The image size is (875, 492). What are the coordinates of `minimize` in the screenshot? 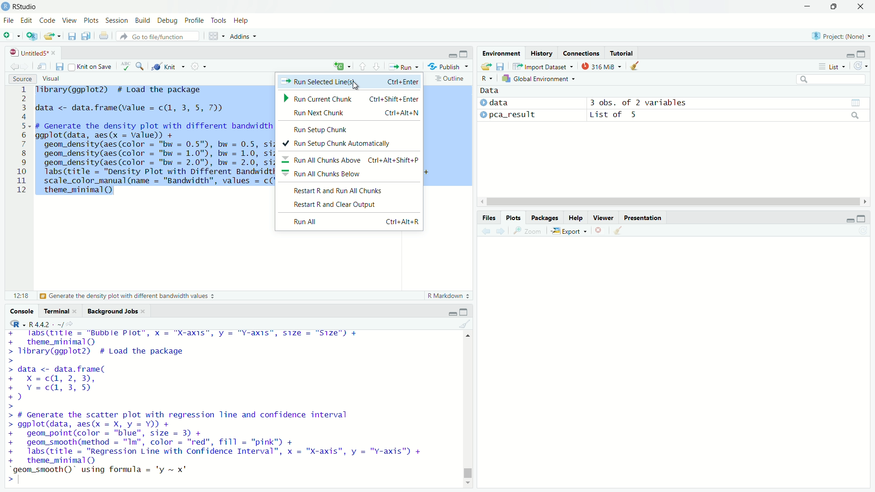 It's located at (849, 56).